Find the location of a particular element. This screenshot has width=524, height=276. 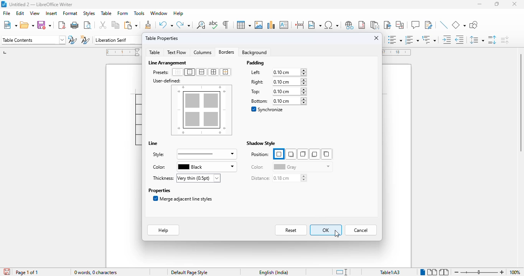

basic shapes is located at coordinates (459, 25).